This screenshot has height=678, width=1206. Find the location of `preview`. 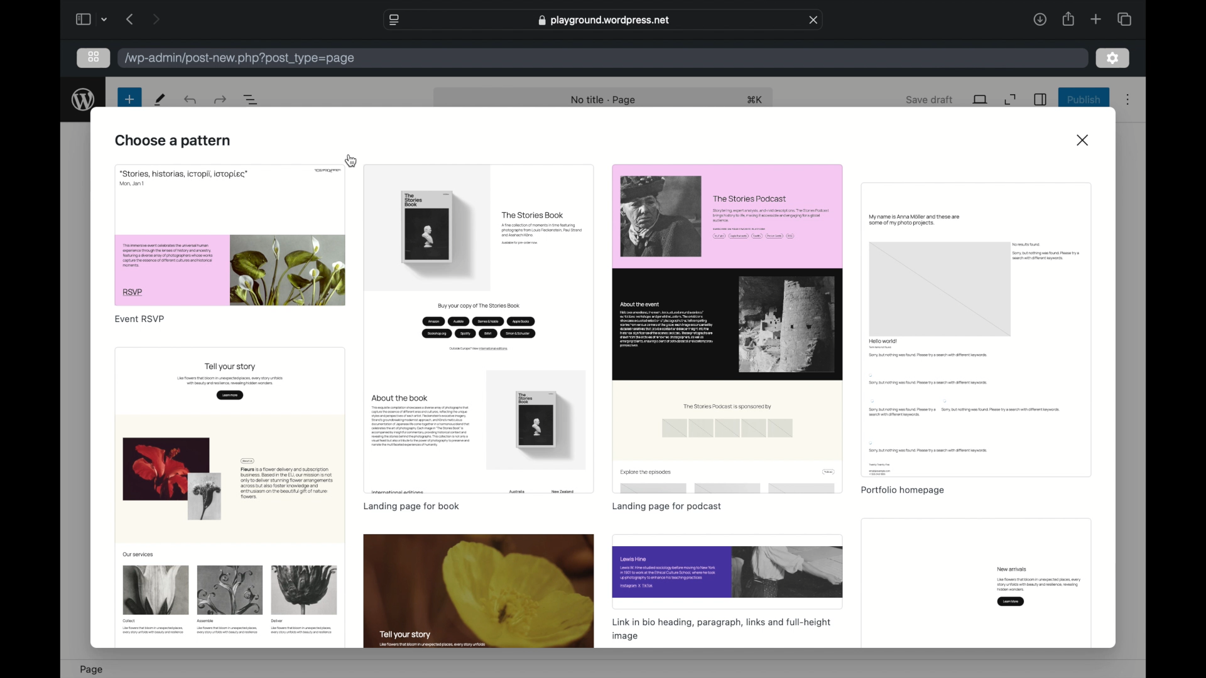

preview is located at coordinates (727, 572).